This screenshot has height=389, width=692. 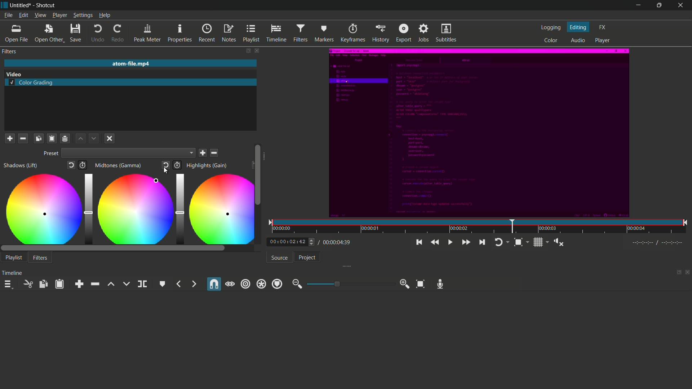 I want to click on undo, so click(x=98, y=34).